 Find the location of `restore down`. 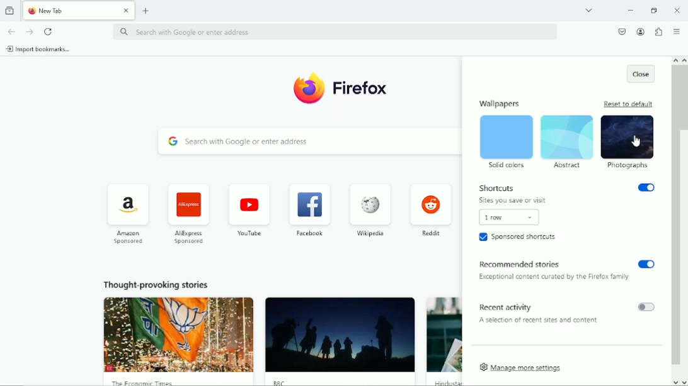

restore down is located at coordinates (655, 9).